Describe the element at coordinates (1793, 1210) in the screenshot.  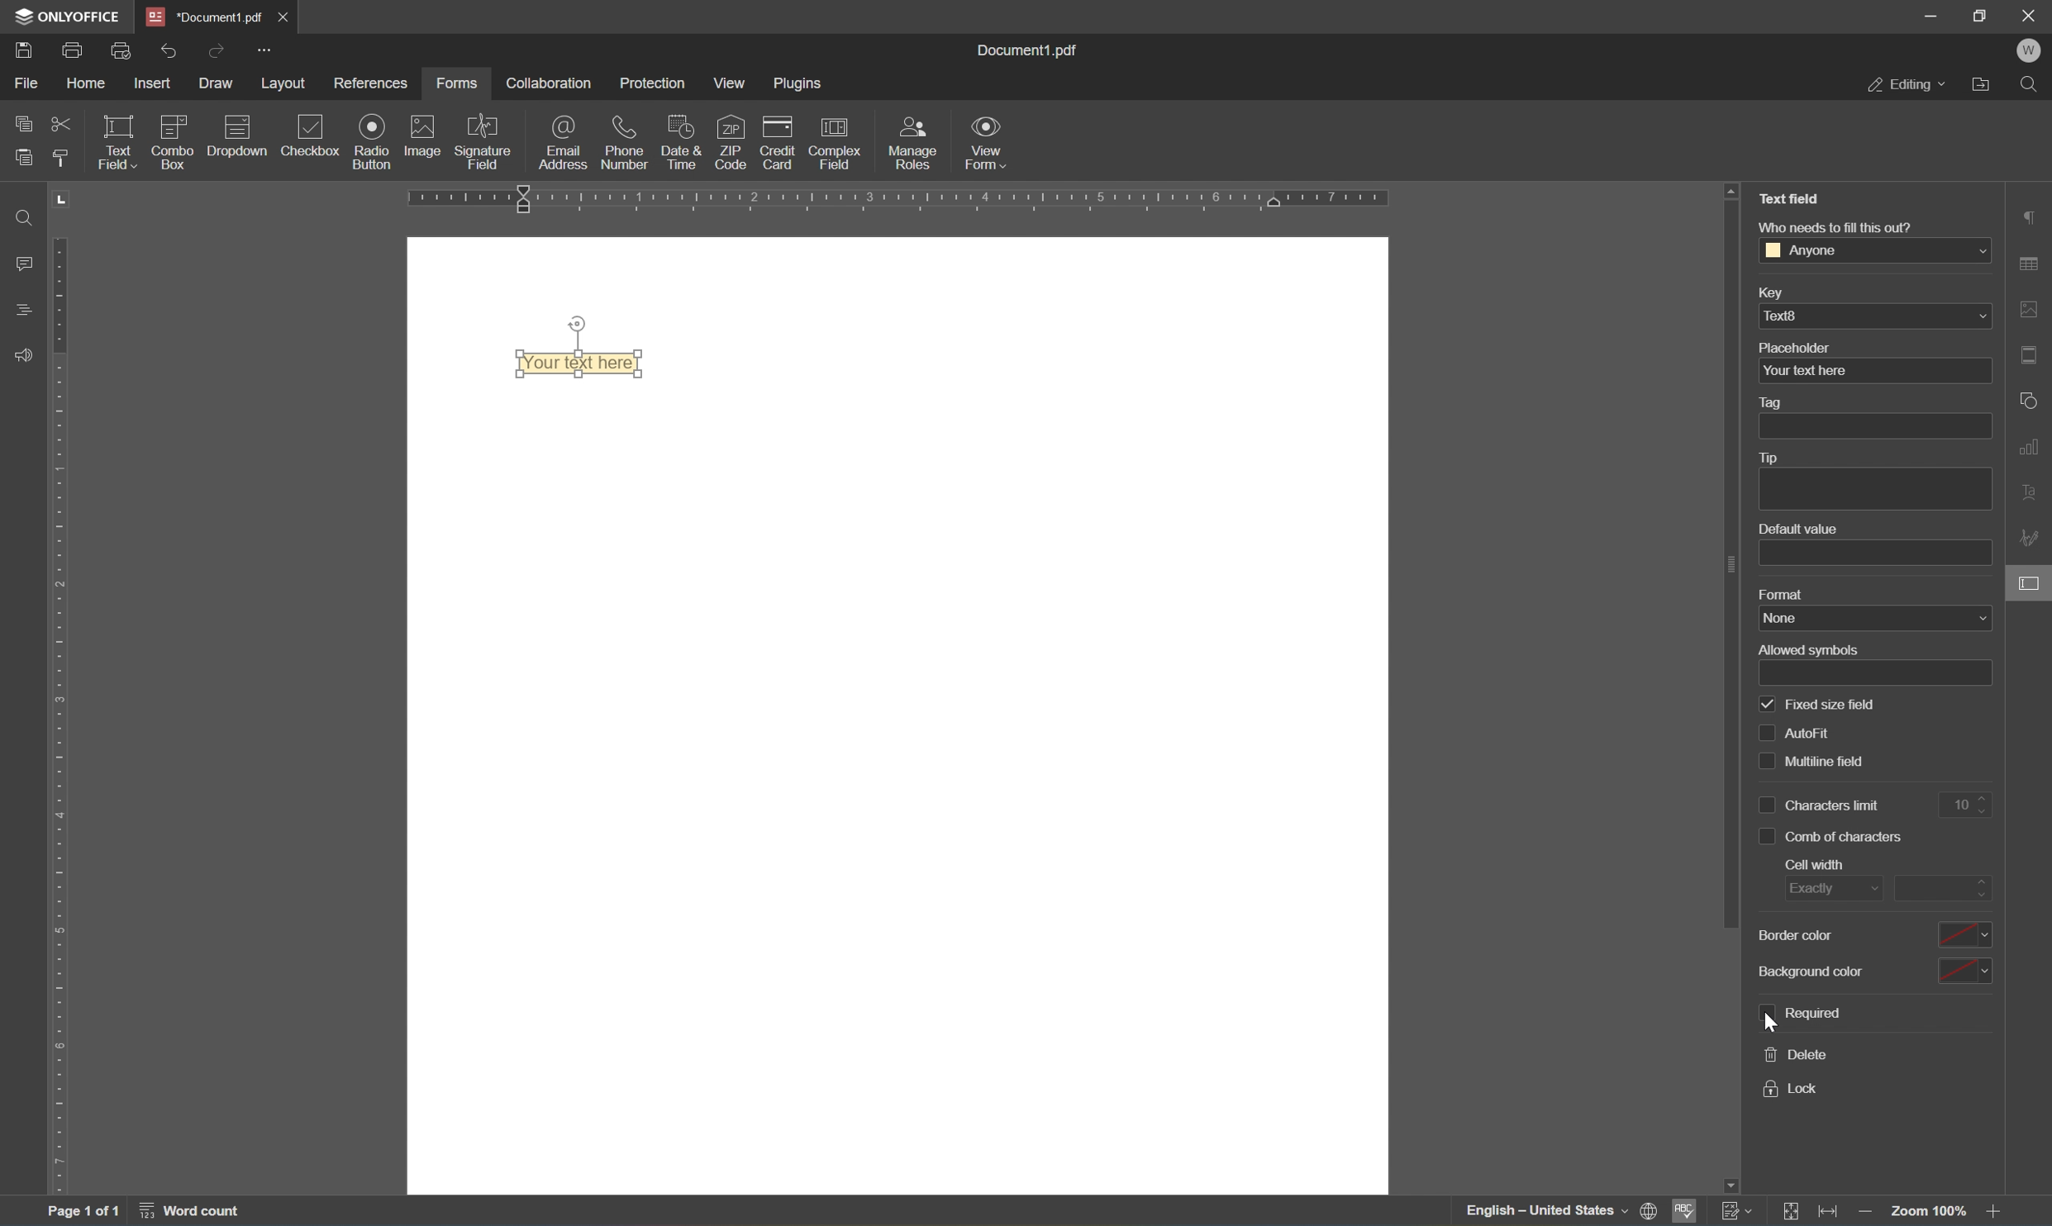
I see `fit to page` at that location.